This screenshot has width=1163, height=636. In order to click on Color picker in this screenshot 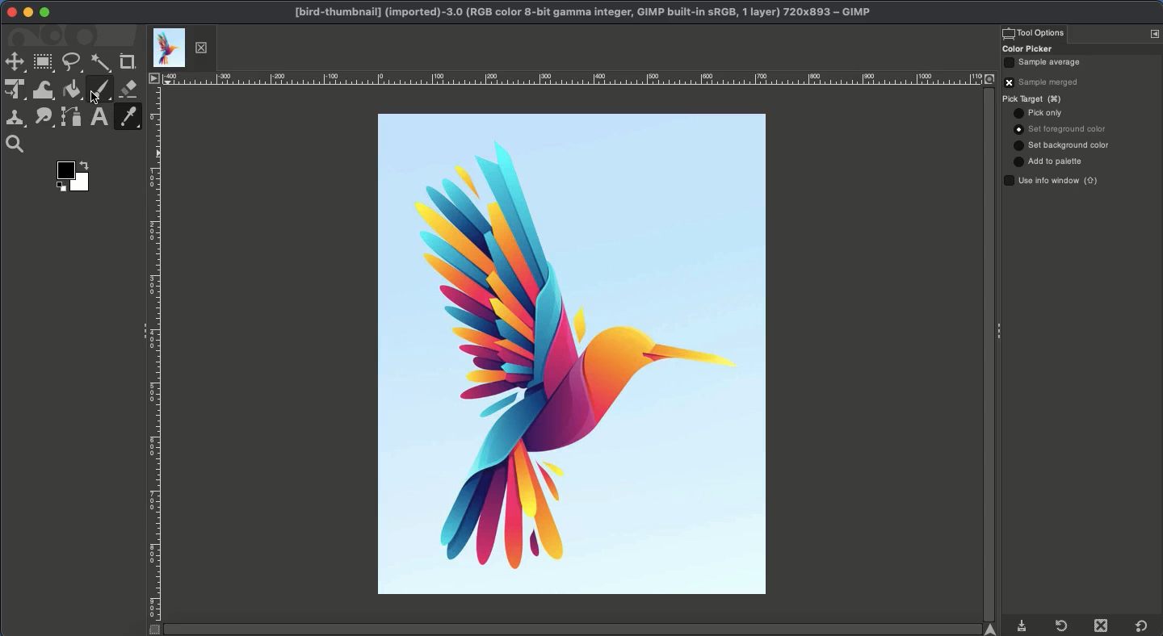, I will do `click(127, 117)`.